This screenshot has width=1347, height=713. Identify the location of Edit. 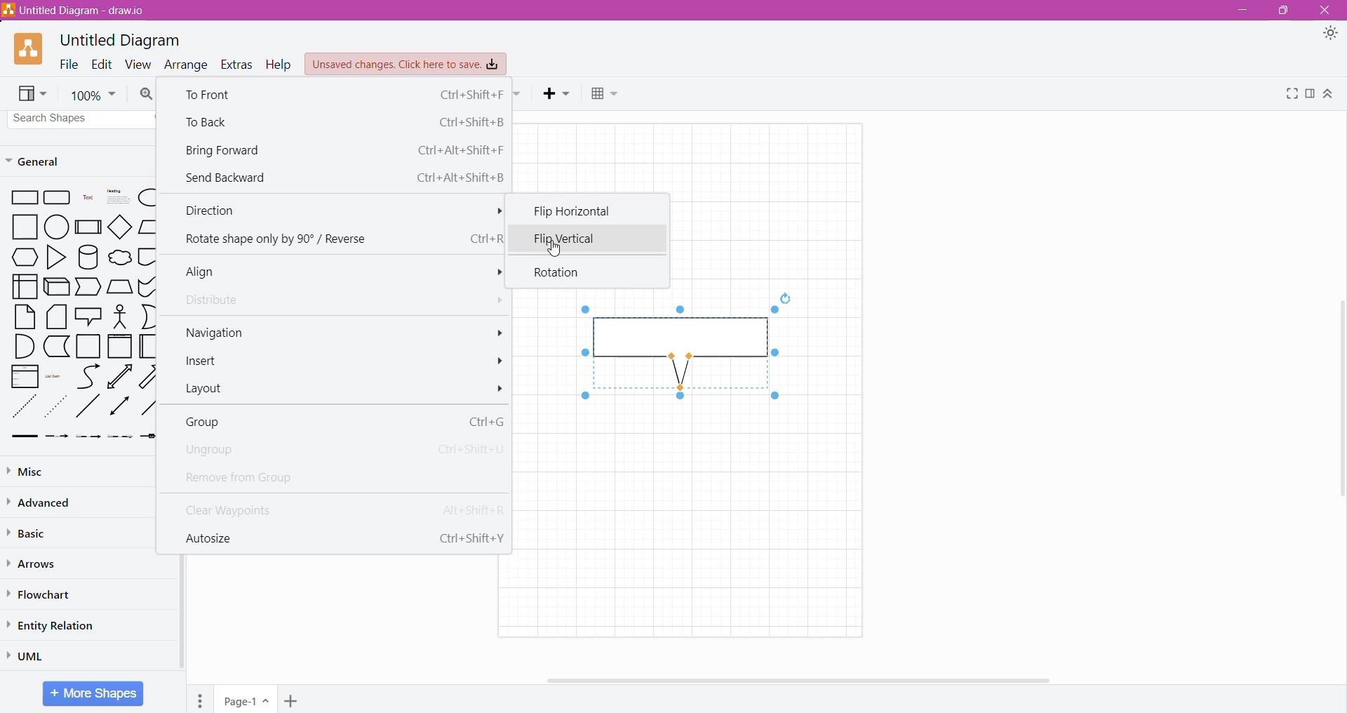
(102, 64).